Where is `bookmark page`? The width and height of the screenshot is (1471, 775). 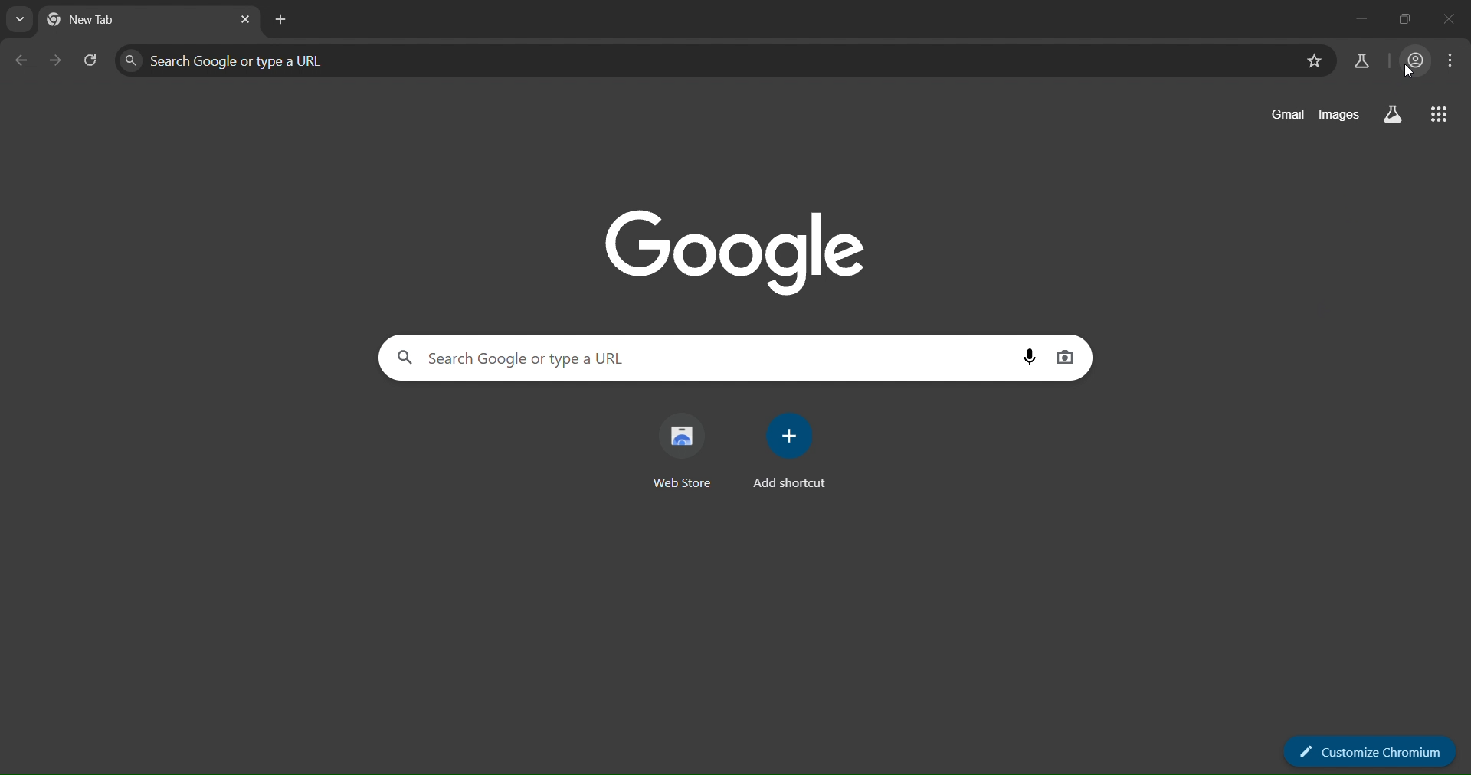 bookmark page is located at coordinates (1314, 61).